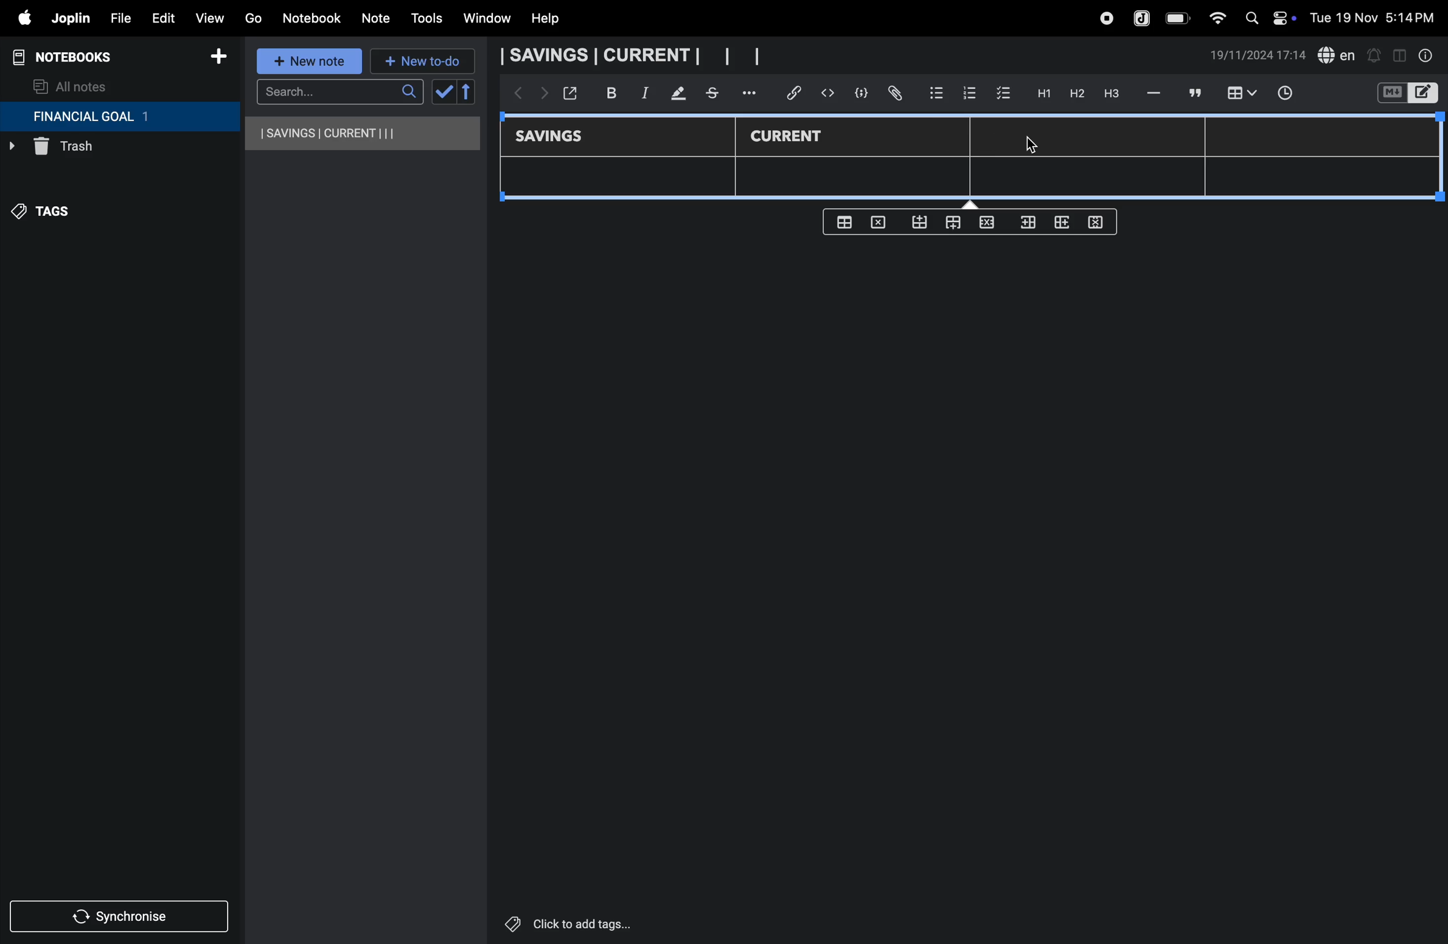 The width and height of the screenshot is (1448, 944). Describe the element at coordinates (569, 93) in the screenshot. I see `open window` at that location.